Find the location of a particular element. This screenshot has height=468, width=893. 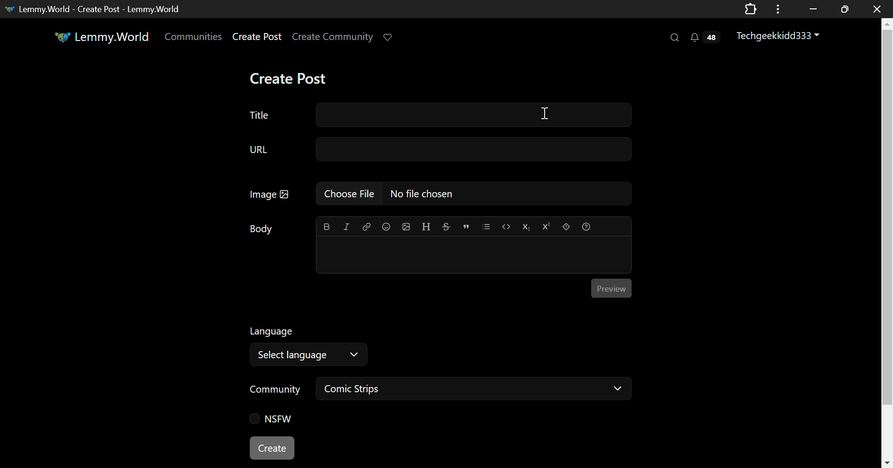

Create Post is located at coordinates (292, 78).